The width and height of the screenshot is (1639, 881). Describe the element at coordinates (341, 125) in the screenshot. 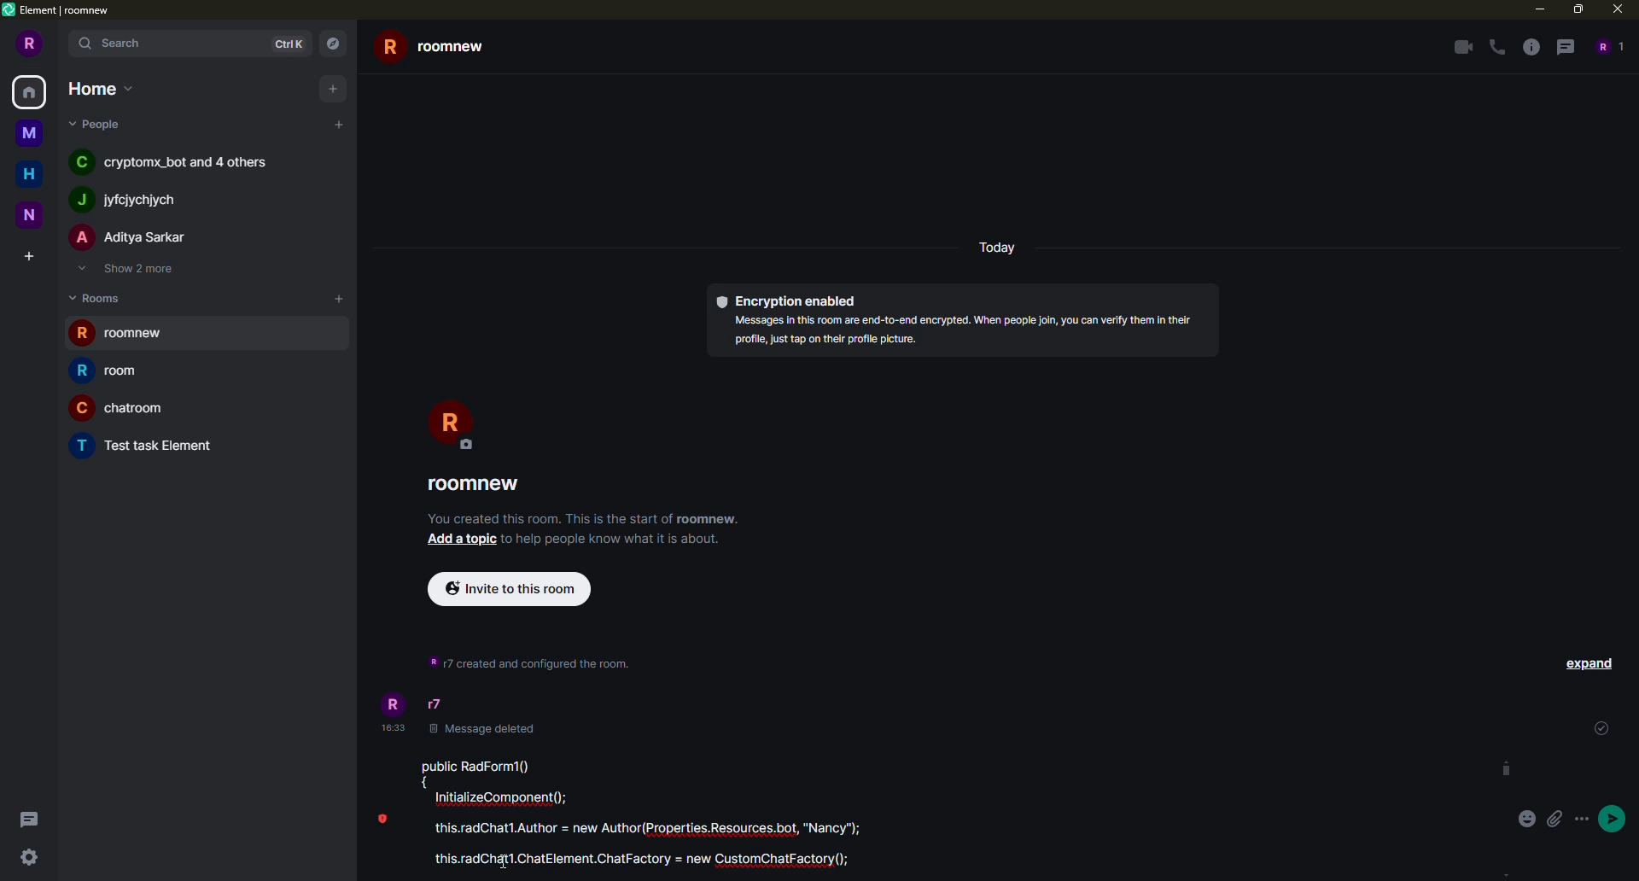

I see `add` at that location.